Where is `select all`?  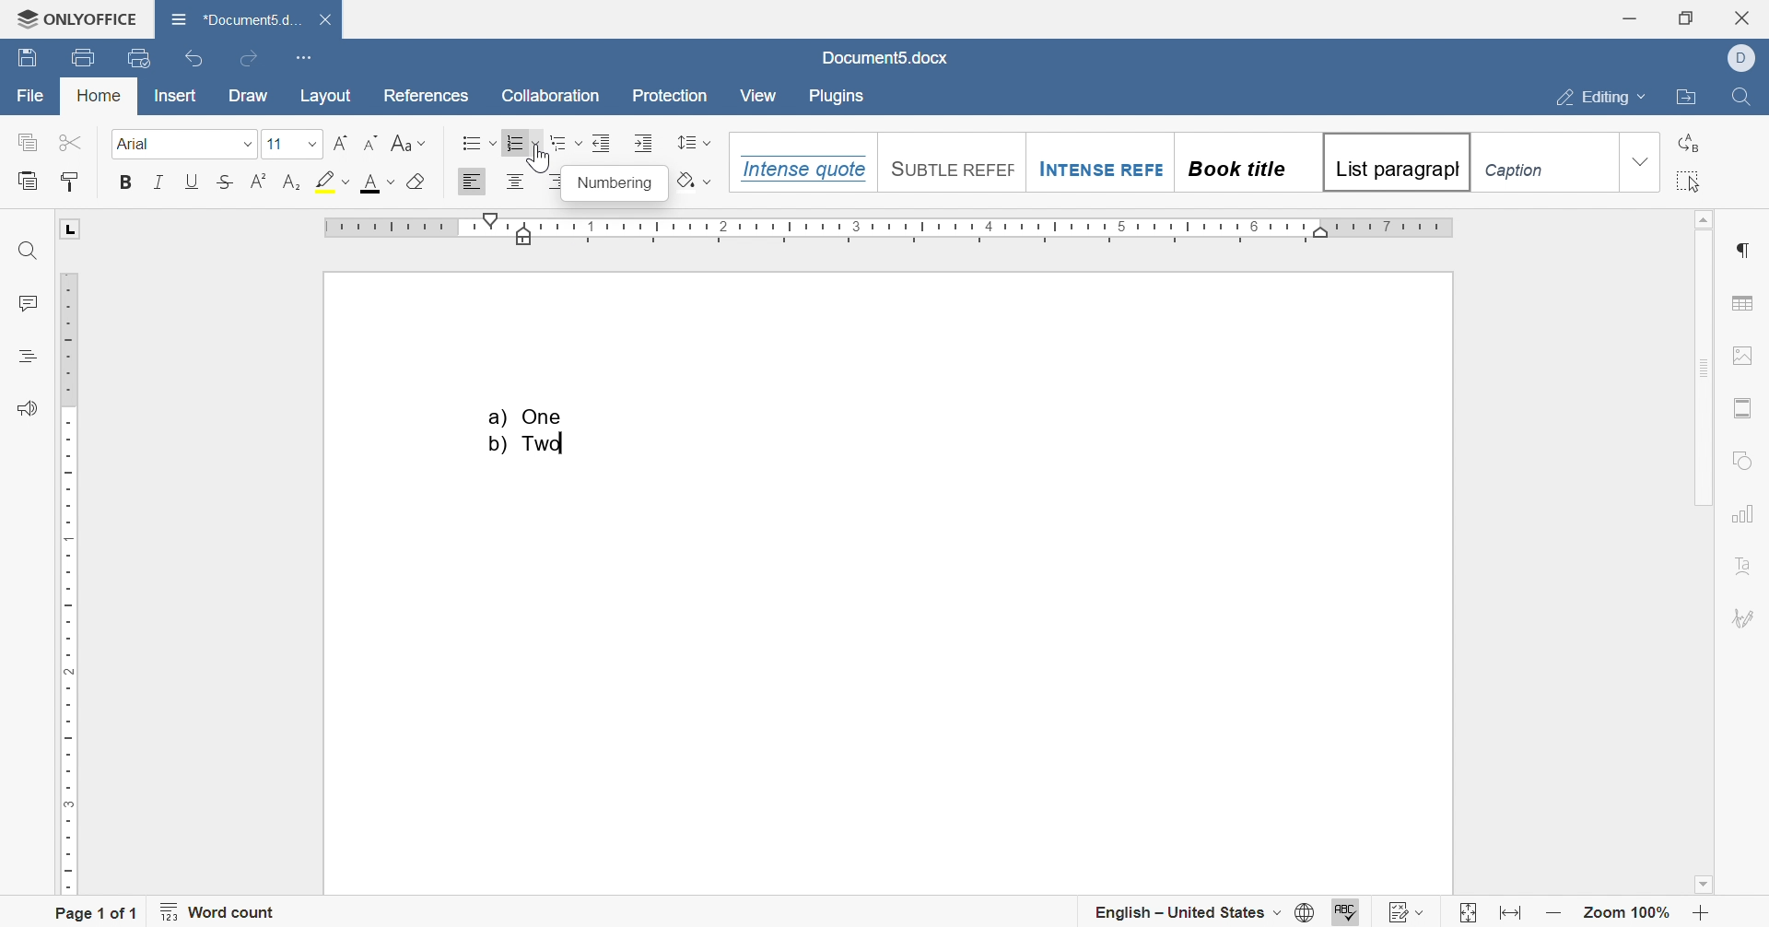
select all is located at coordinates (1690, 180).